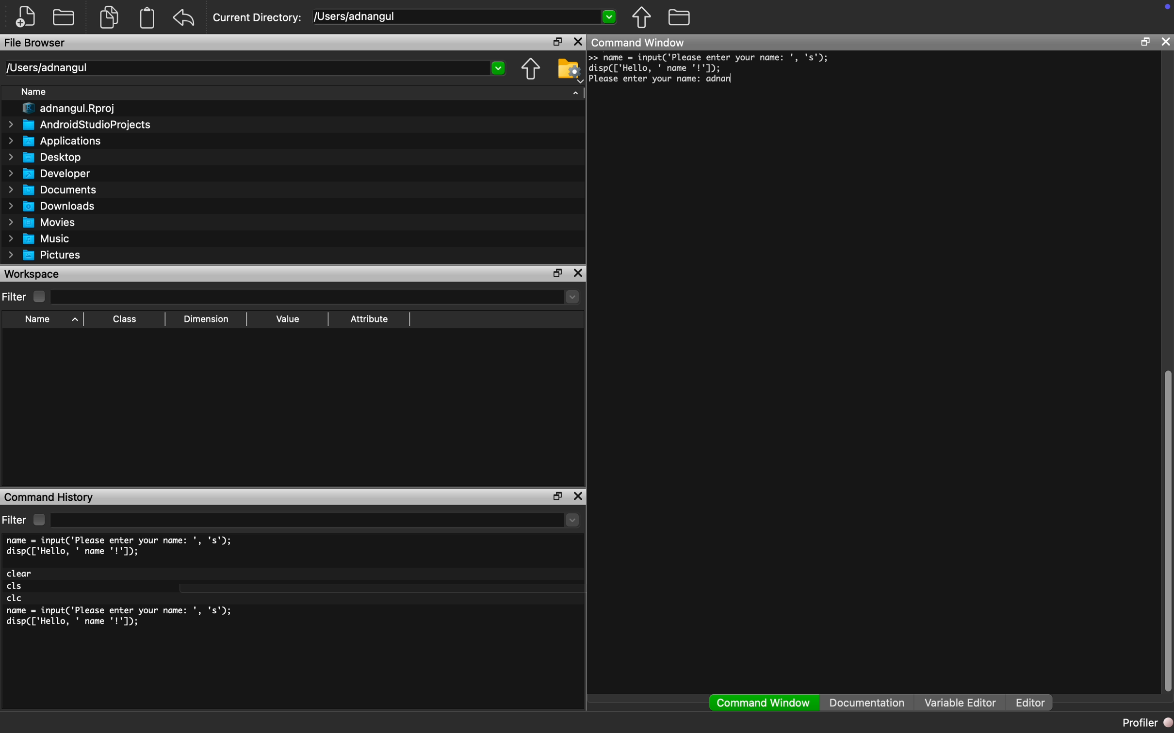 Image resolution: width=1174 pixels, height=733 pixels. I want to click on Applications, so click(56, 141).